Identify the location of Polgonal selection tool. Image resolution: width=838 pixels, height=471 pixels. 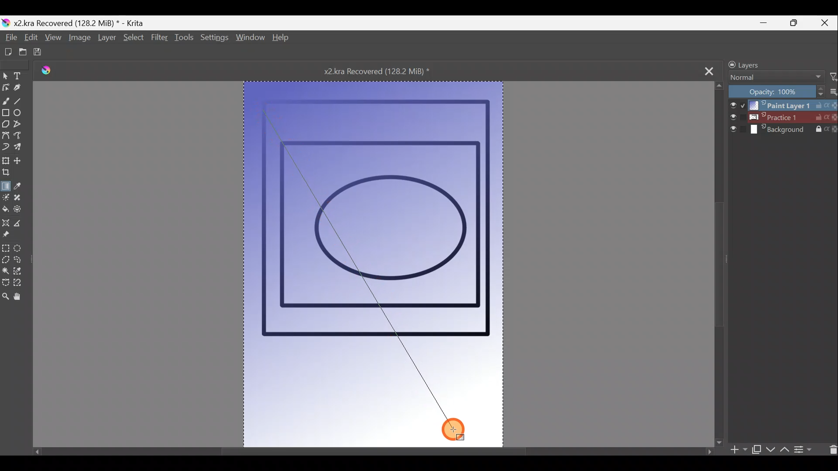
(5, 260).